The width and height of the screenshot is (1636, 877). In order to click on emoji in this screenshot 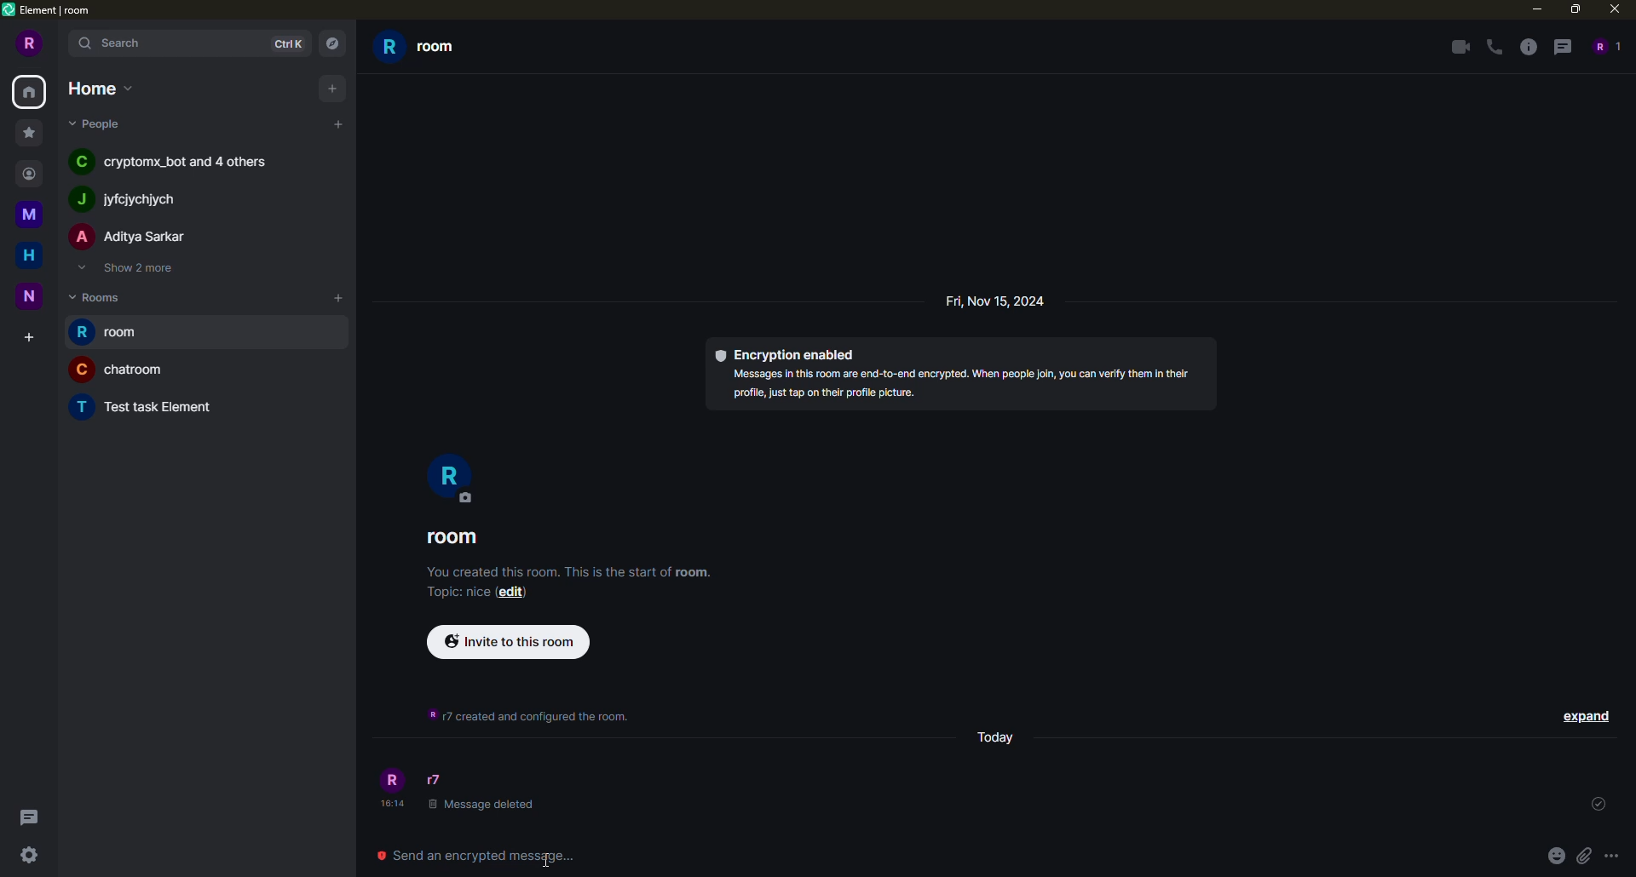, I will do `click(1554, 856)`.